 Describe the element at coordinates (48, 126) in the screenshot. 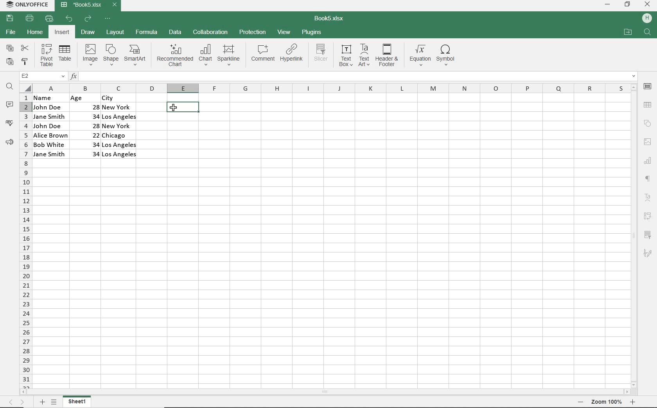

I see `John Doe` at that location.